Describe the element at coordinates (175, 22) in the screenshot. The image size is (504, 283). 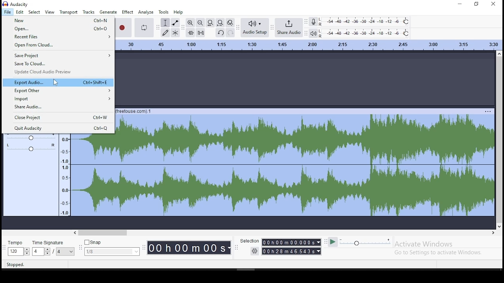
I see `envelope tool` at that location.